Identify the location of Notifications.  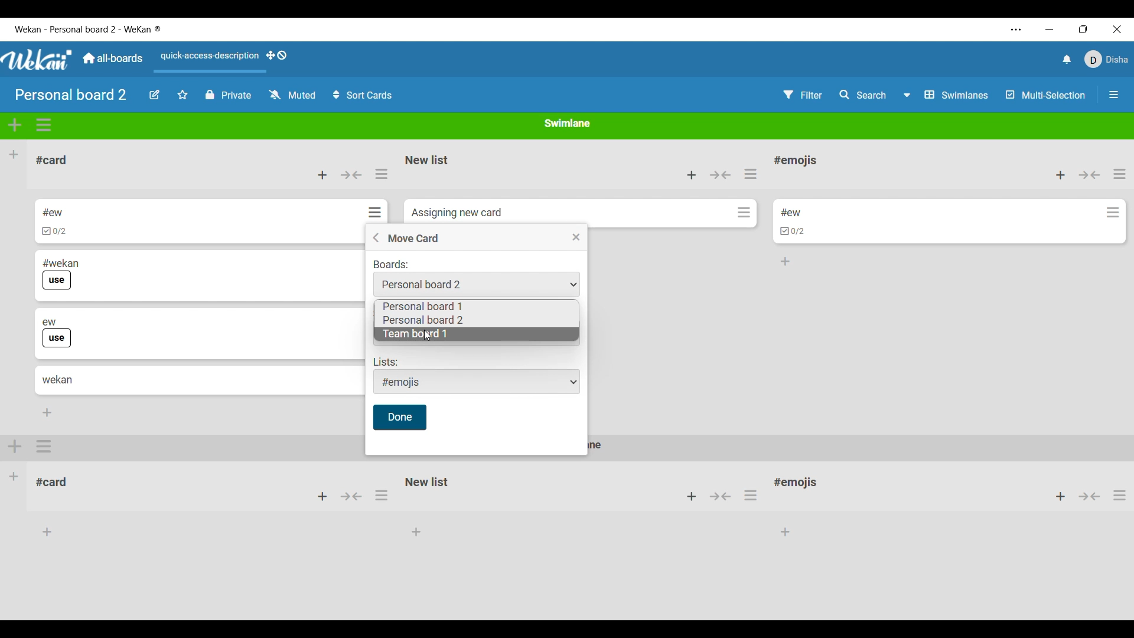
(1067, 59).